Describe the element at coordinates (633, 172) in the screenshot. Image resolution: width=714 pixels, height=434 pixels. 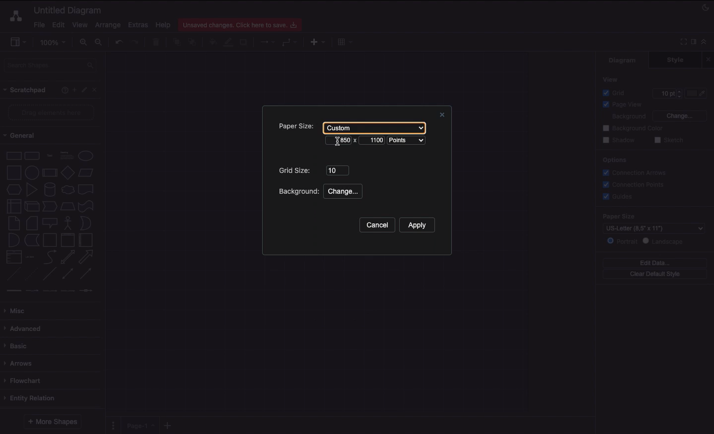
I see `Correction arrows` at that location.